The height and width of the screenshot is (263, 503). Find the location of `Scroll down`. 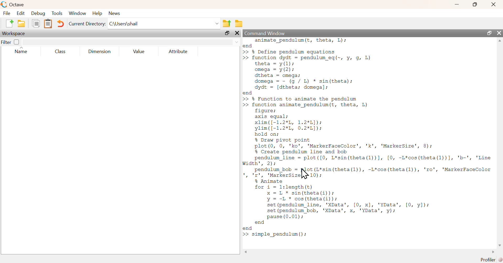

Scroll down is located at coordinates (499, 245).